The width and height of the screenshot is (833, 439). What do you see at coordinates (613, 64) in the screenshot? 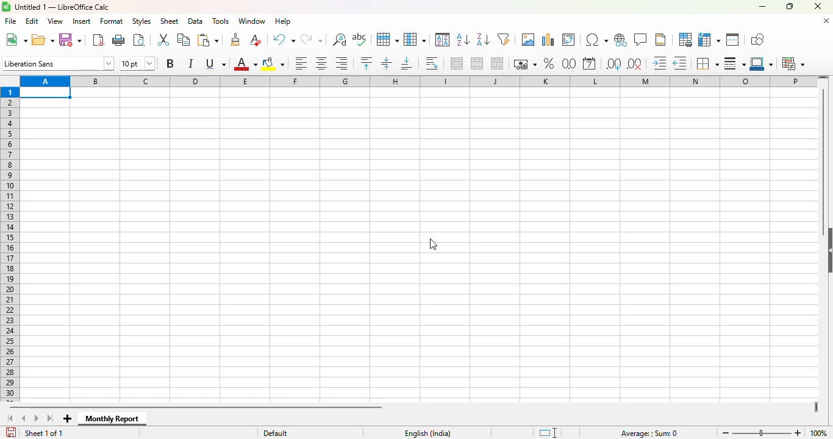
I see `add decimal place` at bounding box center [613, 64].